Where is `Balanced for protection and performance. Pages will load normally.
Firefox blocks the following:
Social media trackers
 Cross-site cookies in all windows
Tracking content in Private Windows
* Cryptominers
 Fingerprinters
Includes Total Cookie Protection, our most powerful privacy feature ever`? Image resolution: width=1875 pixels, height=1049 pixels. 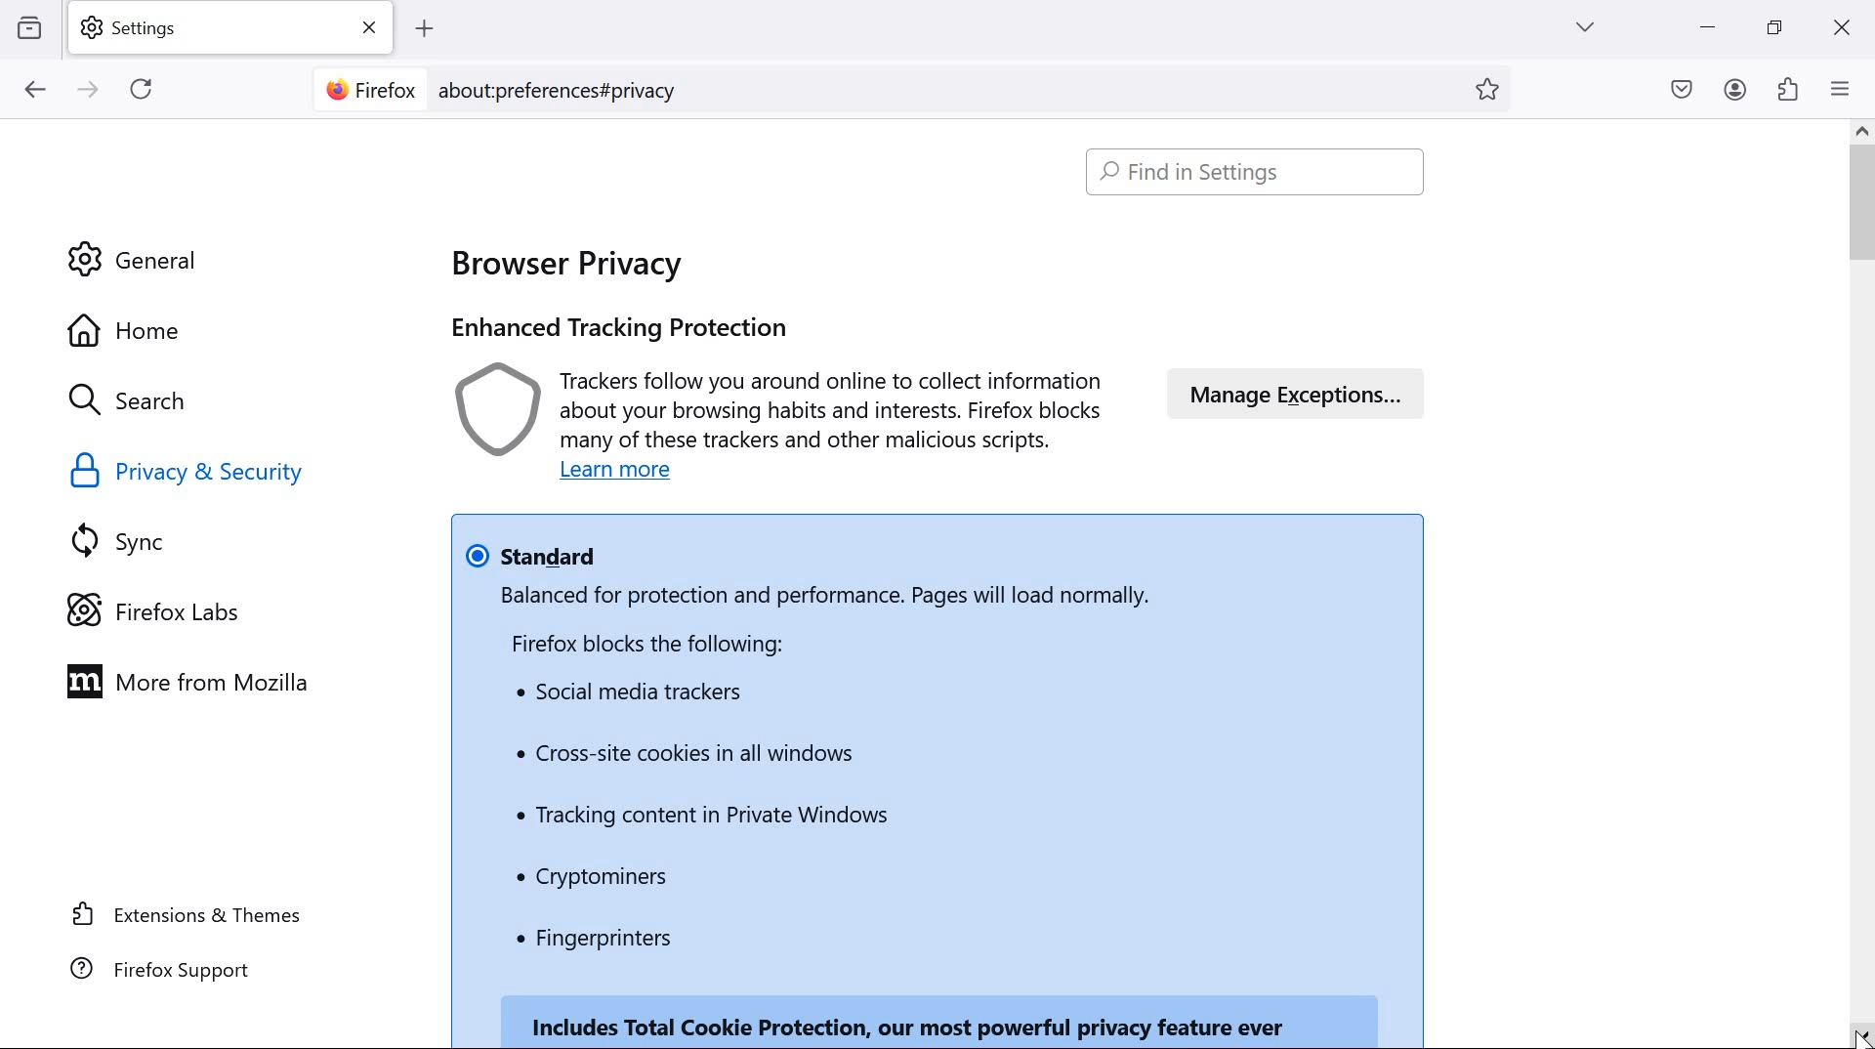
Balanced for protection and performance. Pages will load normally.
Firefox blocks the following:
Social media trackers
 Cross-site cookies in all windows
Tracking content in Private Windows
* Cryptominers
 Fingerprinters
Includes Total Cookie Protection, our most powerful privacy feature ever is located at coordinates (923, 813).